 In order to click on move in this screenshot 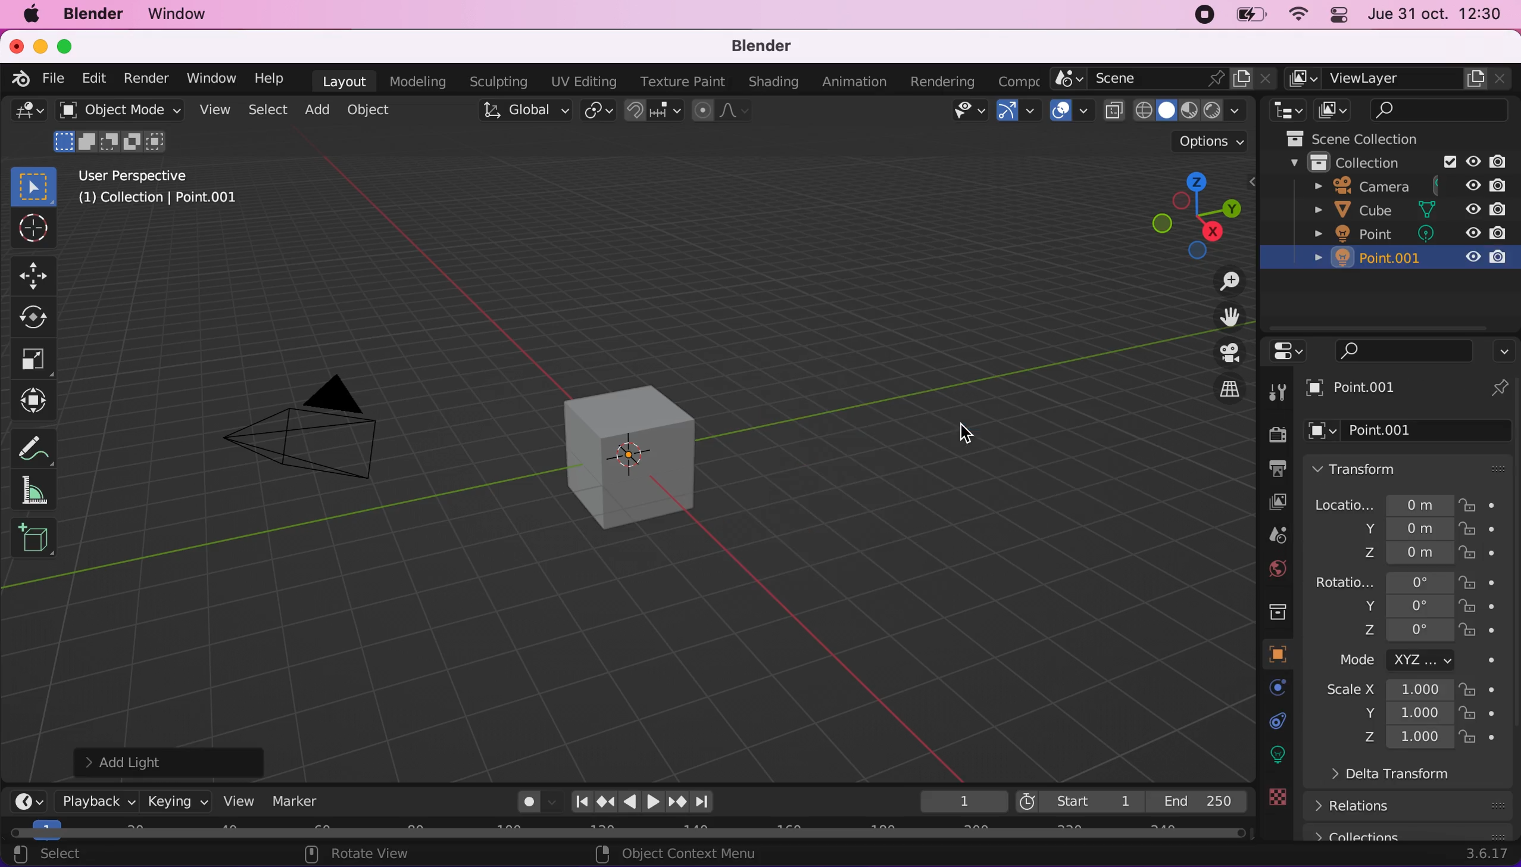, I will do `click(34, 274)`.